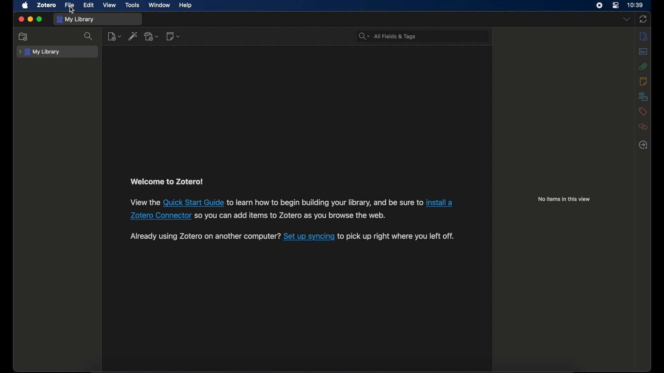 This screenshot has height=373, width=664. What do you see at coordinates (166, 182) in the screenshot?
I see `welcome to zotero` at bounding box center [166, 182].